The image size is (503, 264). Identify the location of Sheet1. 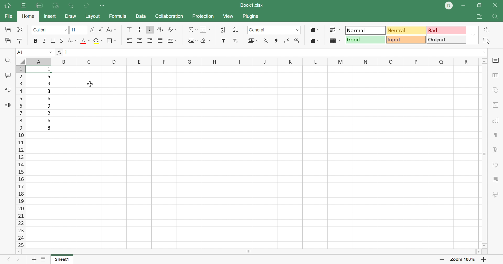
(62, 260).